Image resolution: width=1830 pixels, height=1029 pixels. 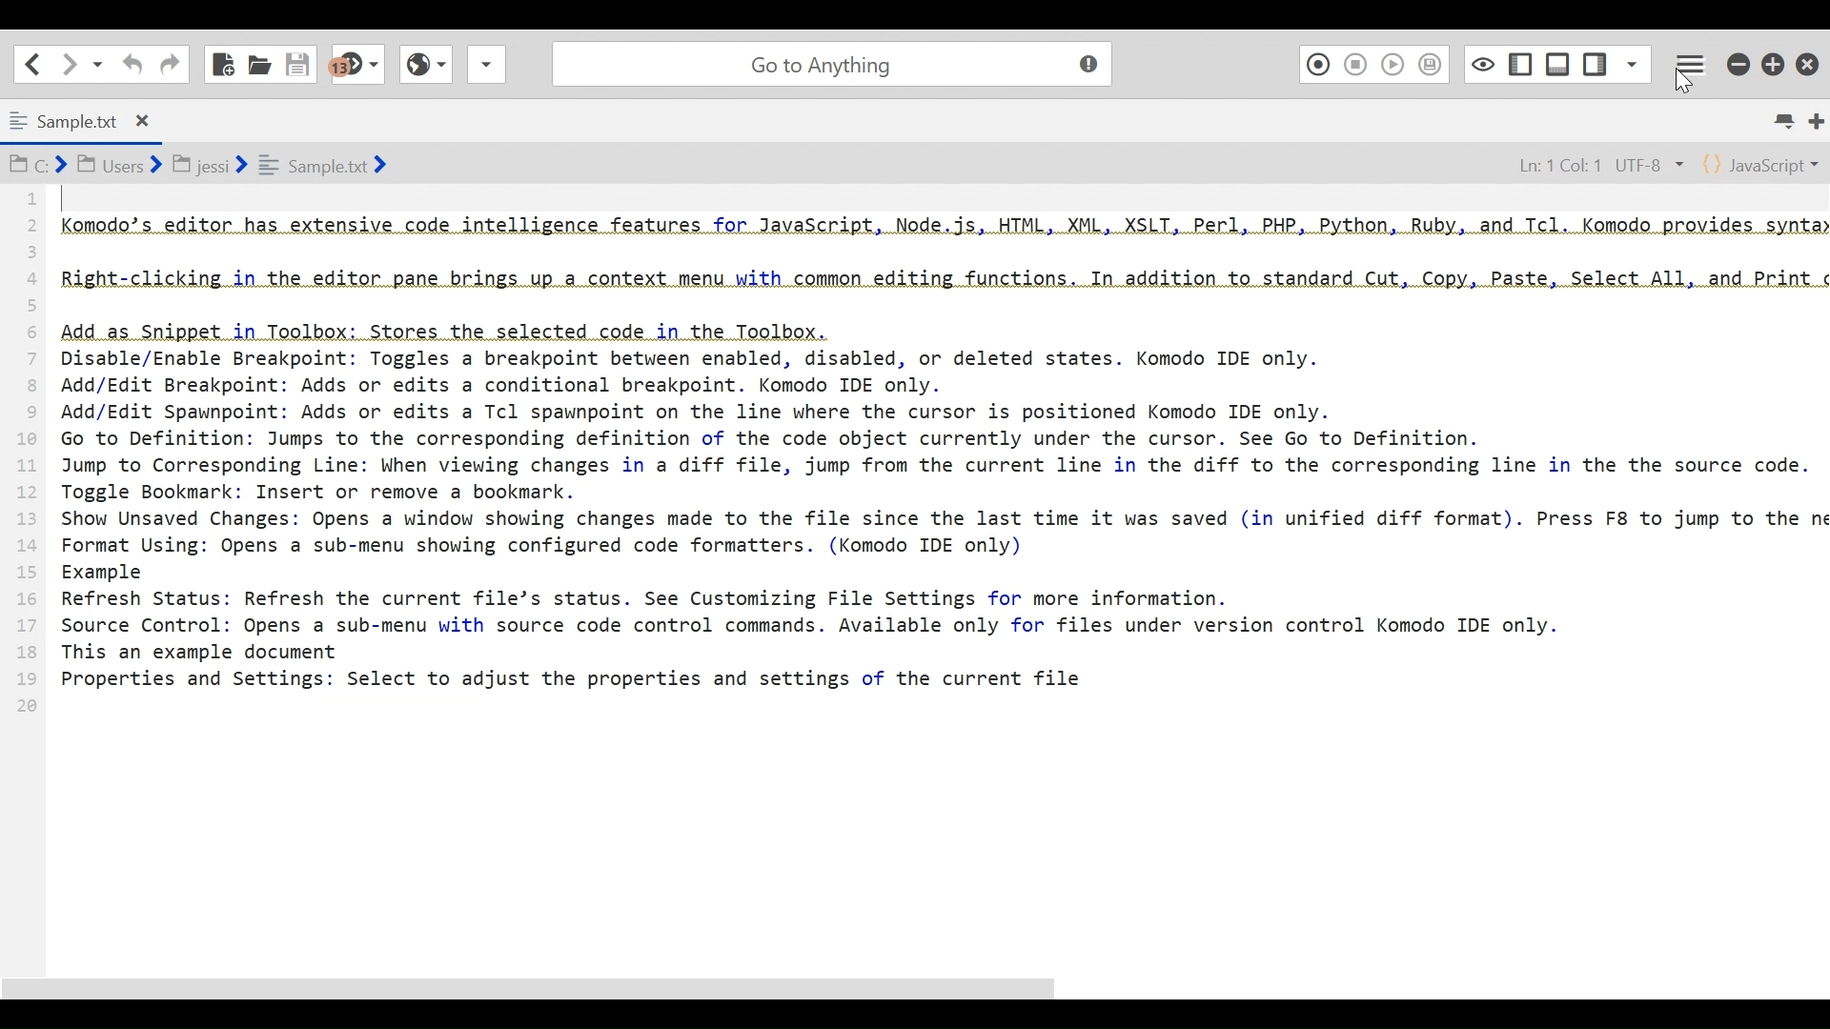 What do you see at coordinates (918, 570) in the screenshot?
I see `Text Entry Pane` at bounding box center [918, 570].